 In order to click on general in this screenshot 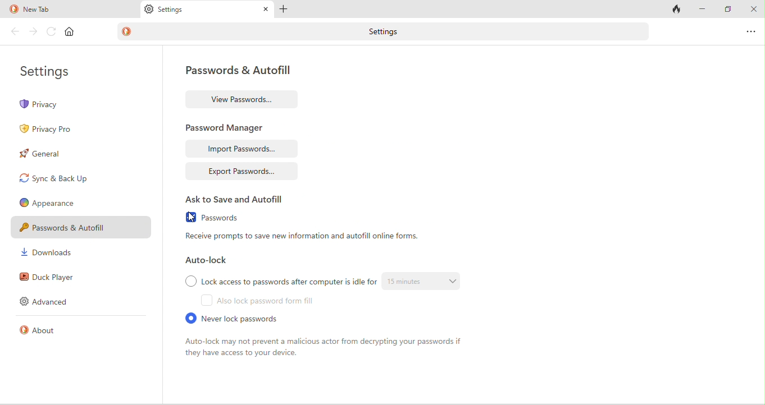, I will do `click(54, 157)`.